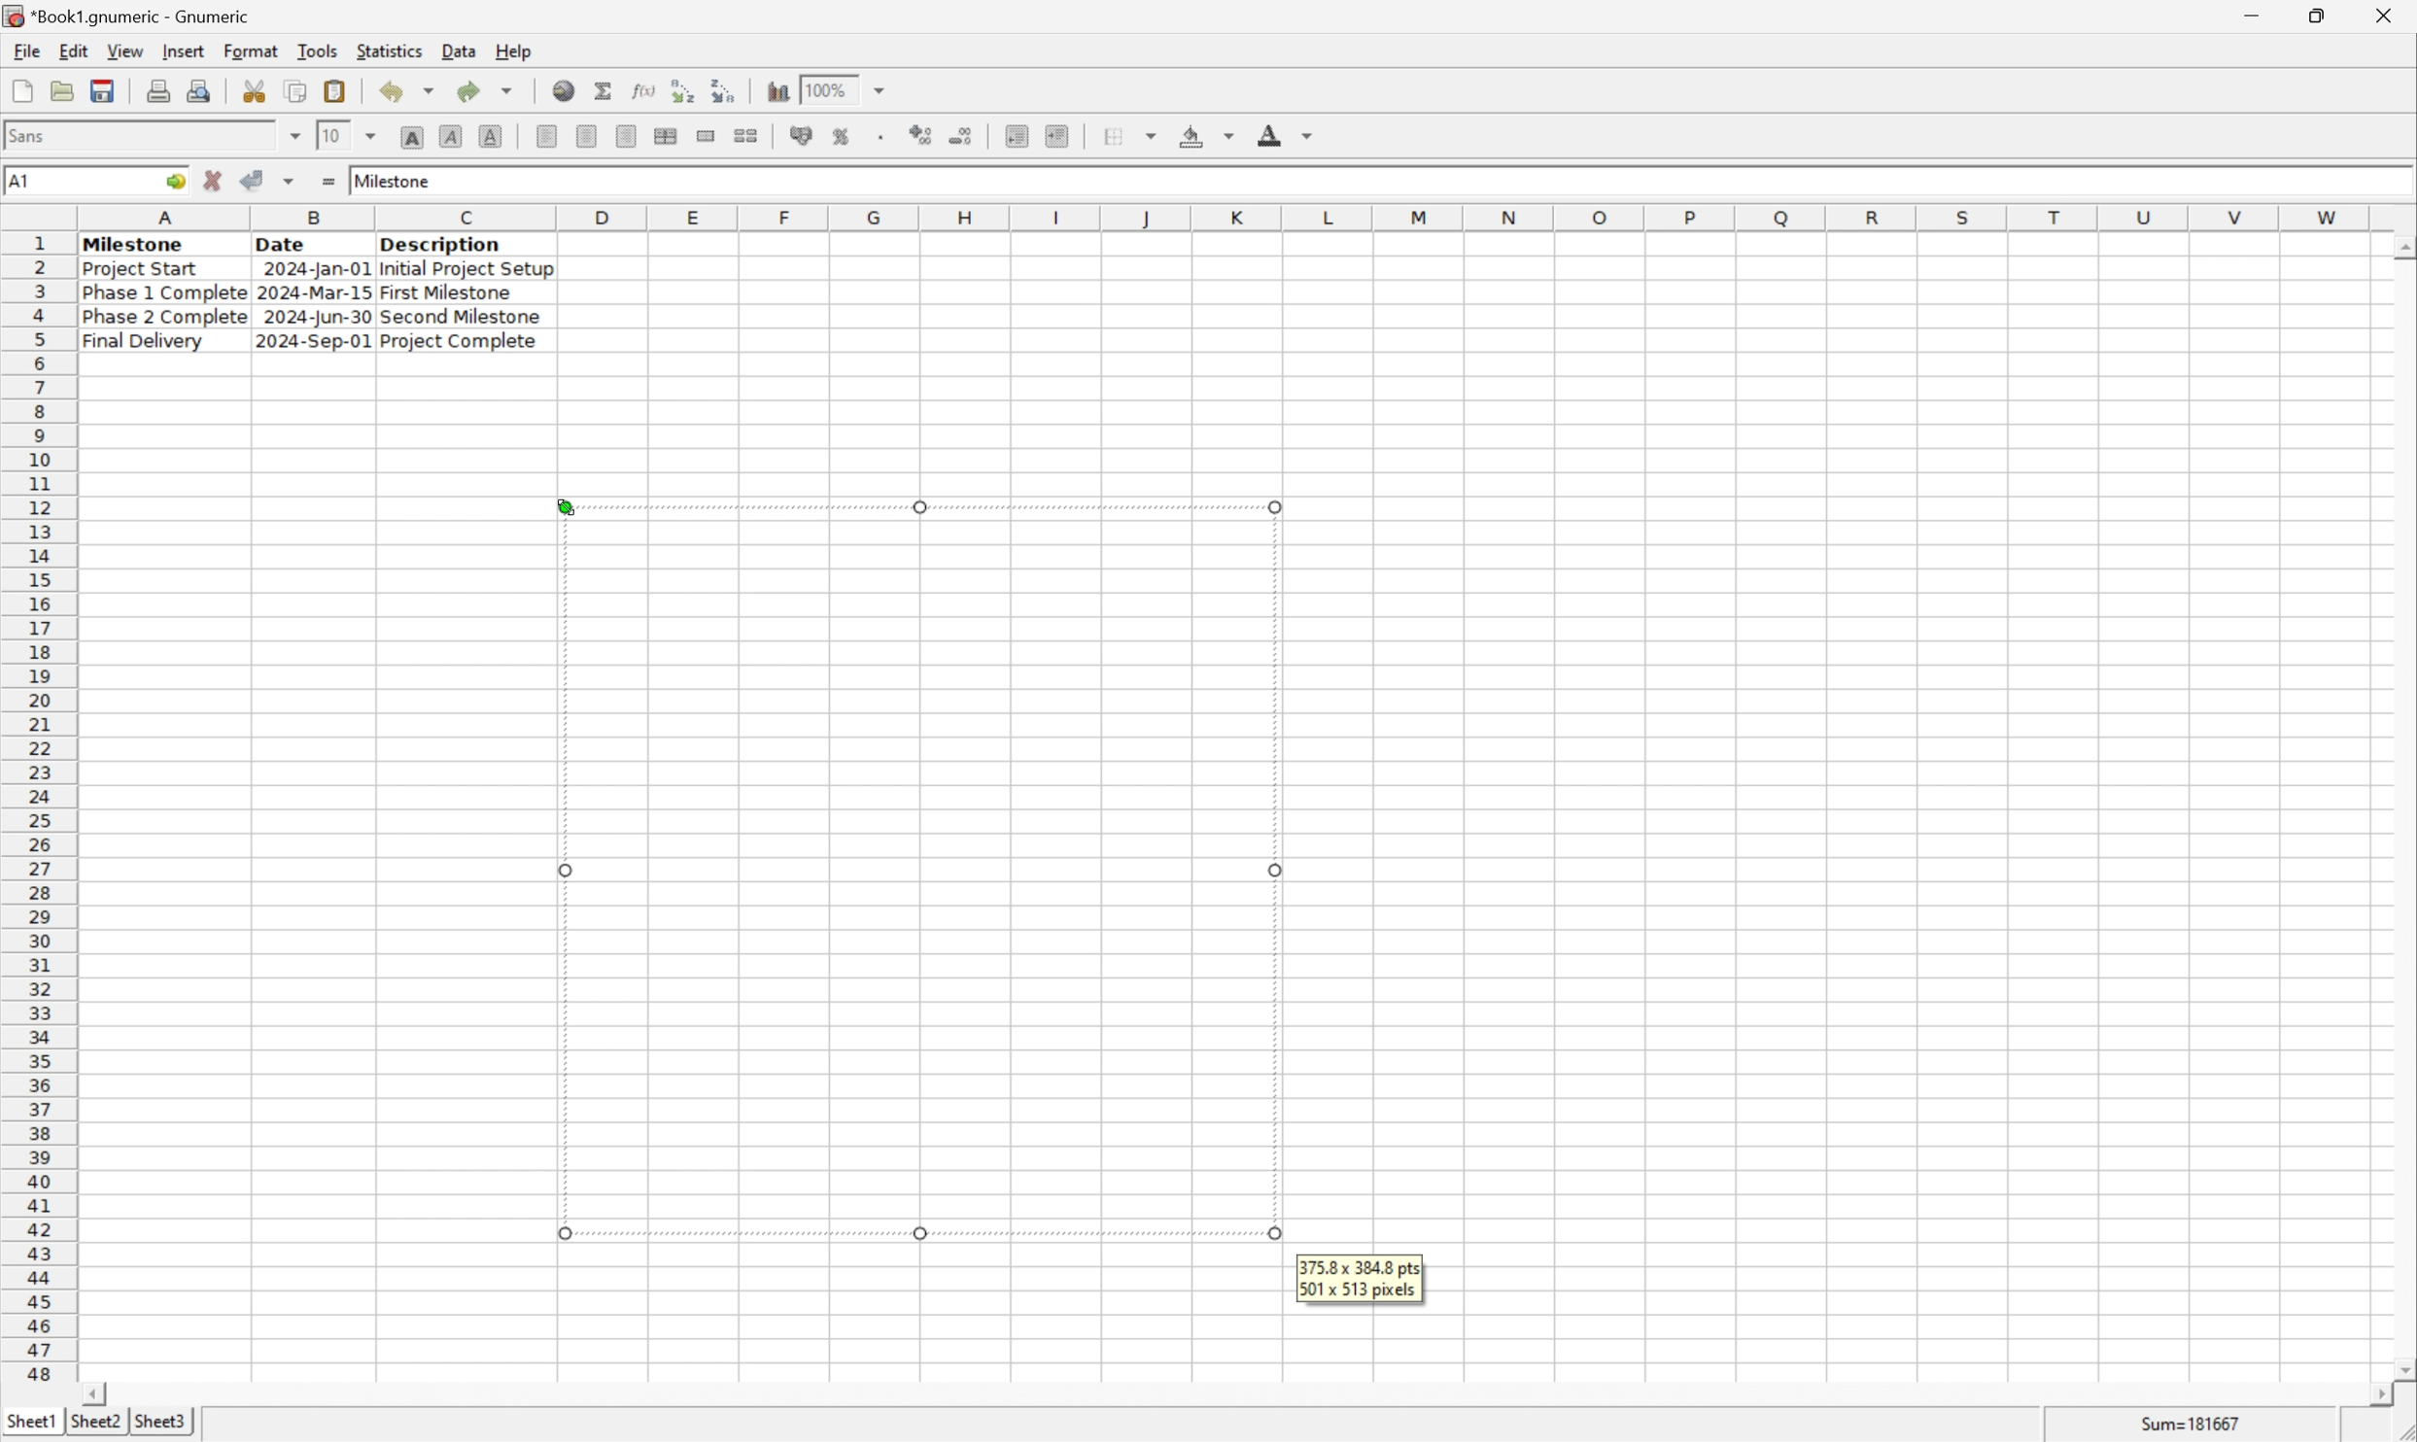 The width and height of the screenshot is (2417, 1442). Describe the element at coordinates (315, 292) in the screenshot. I see `Table` at that location.